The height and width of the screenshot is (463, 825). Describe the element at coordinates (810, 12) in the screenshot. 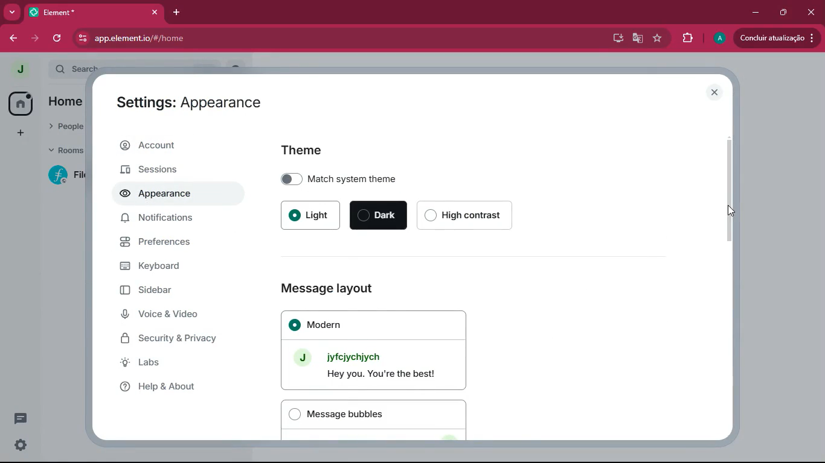

I see `close` at that location.